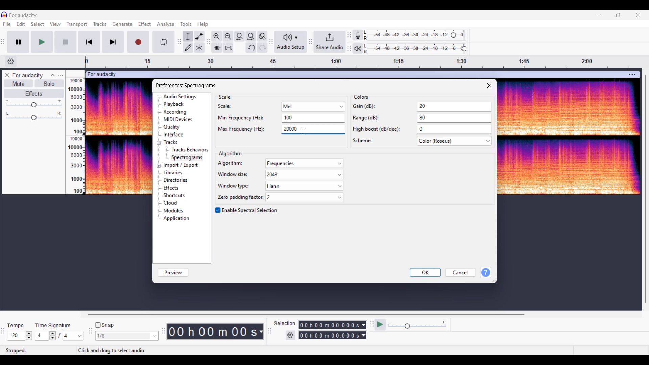 The height and width of the screenshot is (365, 649). Describe the element at coordinates (28, 75) in the screenshot. I see `Track name` at that location.